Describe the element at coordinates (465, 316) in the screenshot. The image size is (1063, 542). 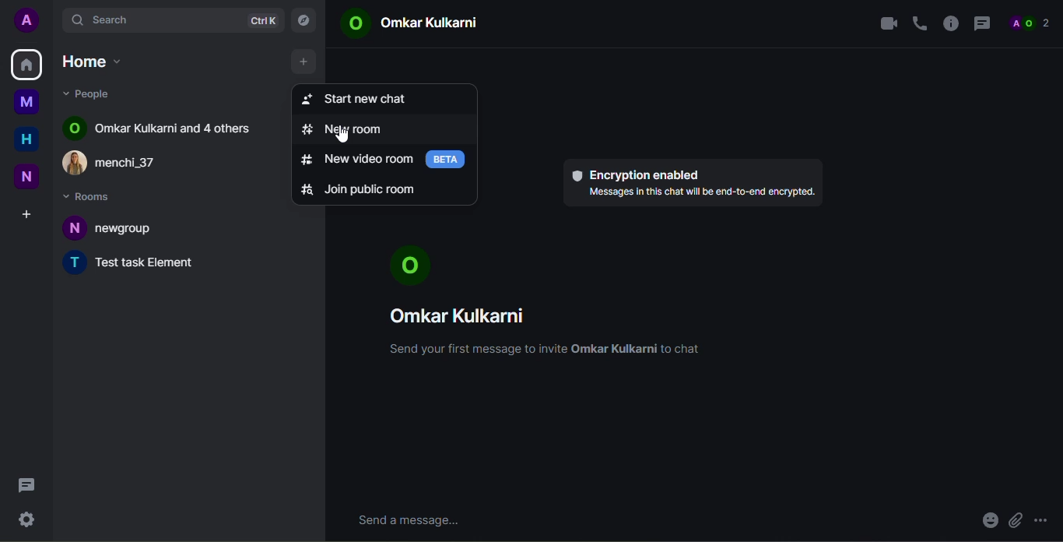
I see `Omkar Kulkarni` at that location.